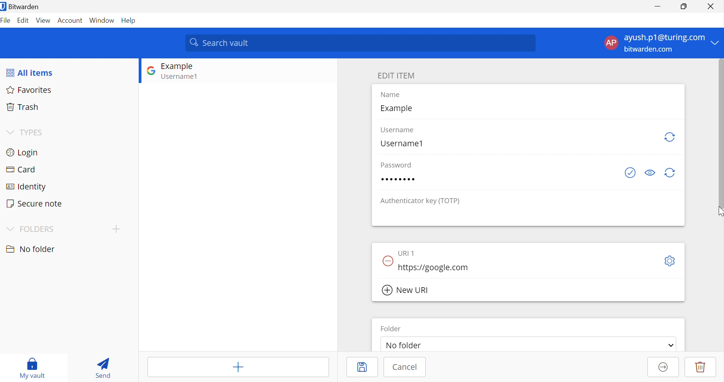 The width and height of the screenshot is (724, 382). Describe the element at coordinates (719, 212) in the screenshot. I see `Cursor` at that location.